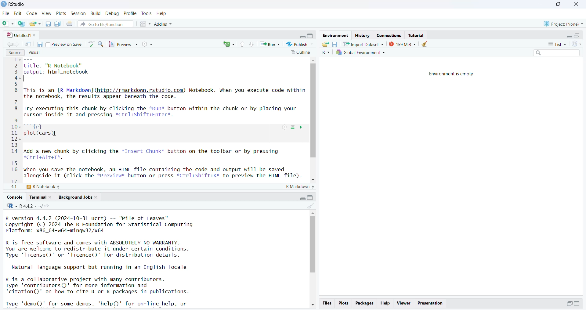  I want to click on expand, so click(302, 37).